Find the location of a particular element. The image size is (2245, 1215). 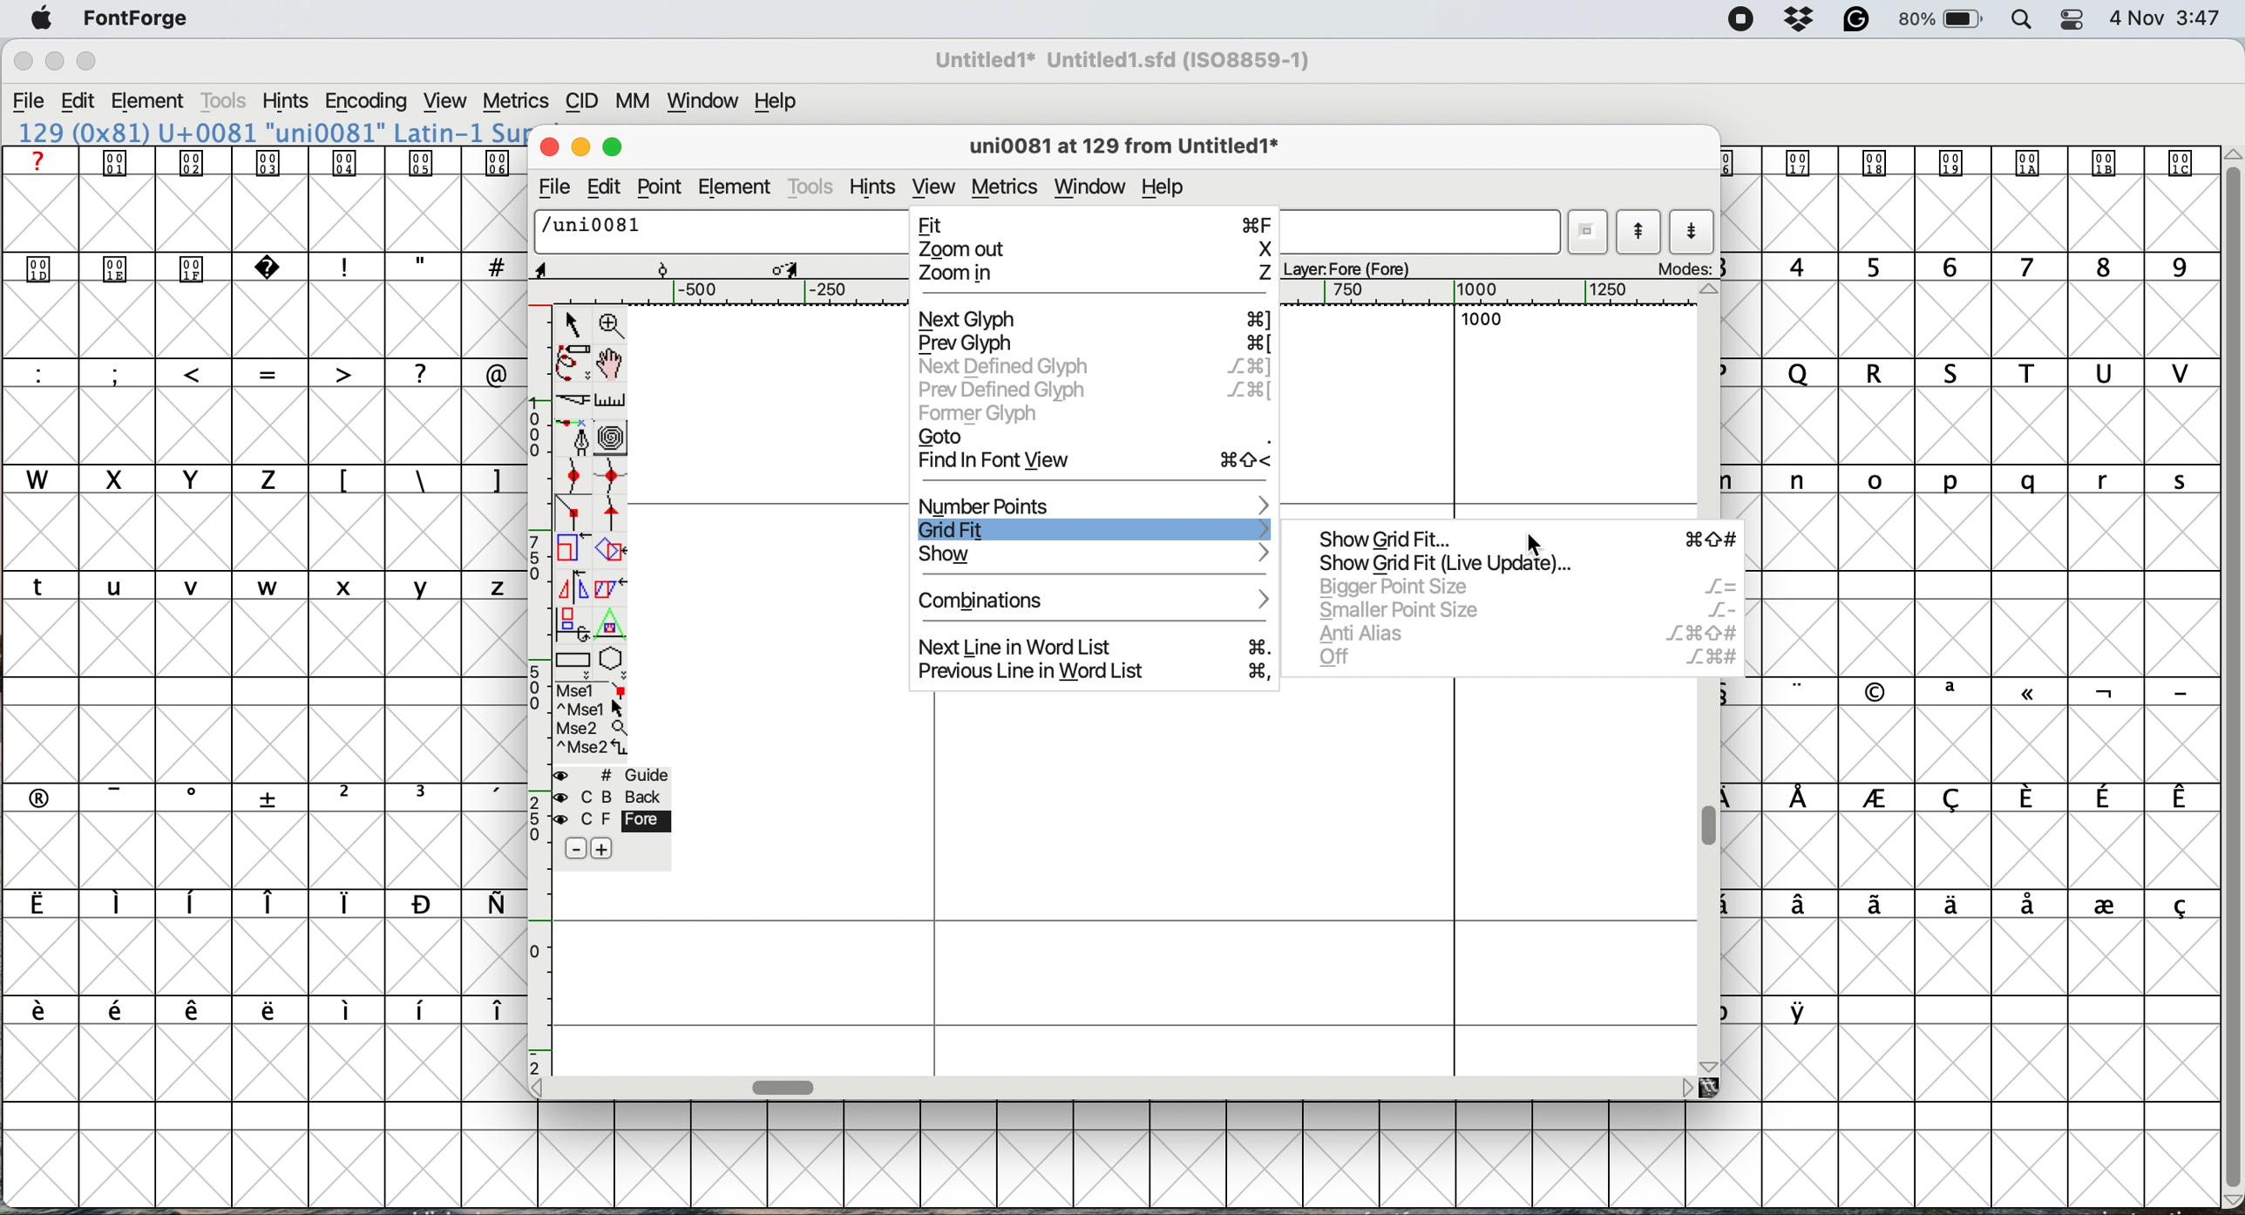

scroll by hand is located at coordinates (609, 362).